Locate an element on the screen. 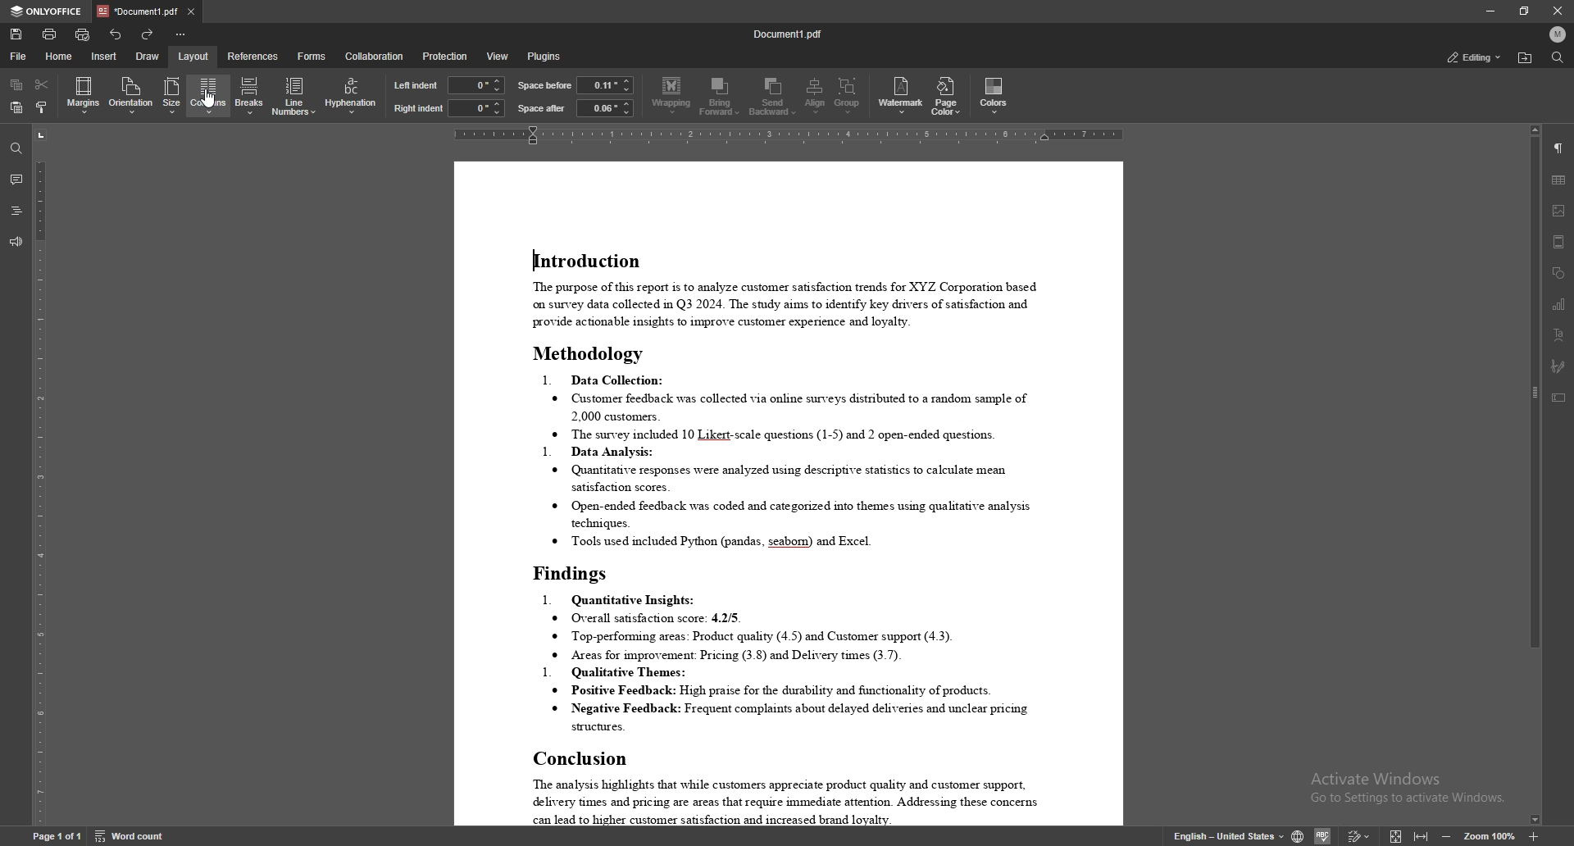  cursor is located at coordinates (214, 105).